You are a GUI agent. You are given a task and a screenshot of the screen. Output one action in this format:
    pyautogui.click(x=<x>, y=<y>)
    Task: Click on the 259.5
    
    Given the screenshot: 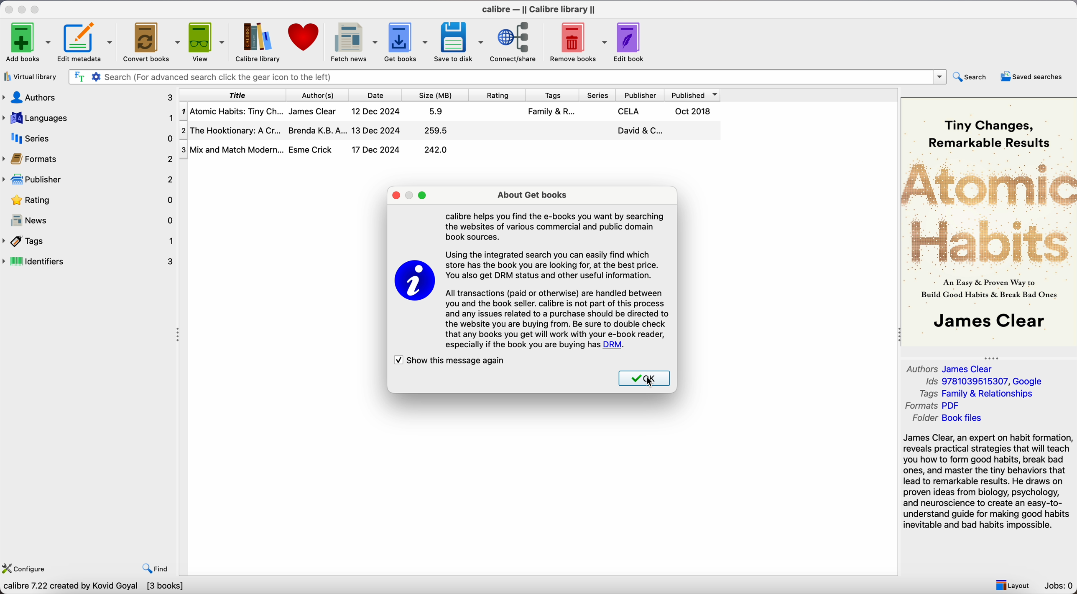 What is the action you would take?
    pyautogui.click(x=437, y=130)
    